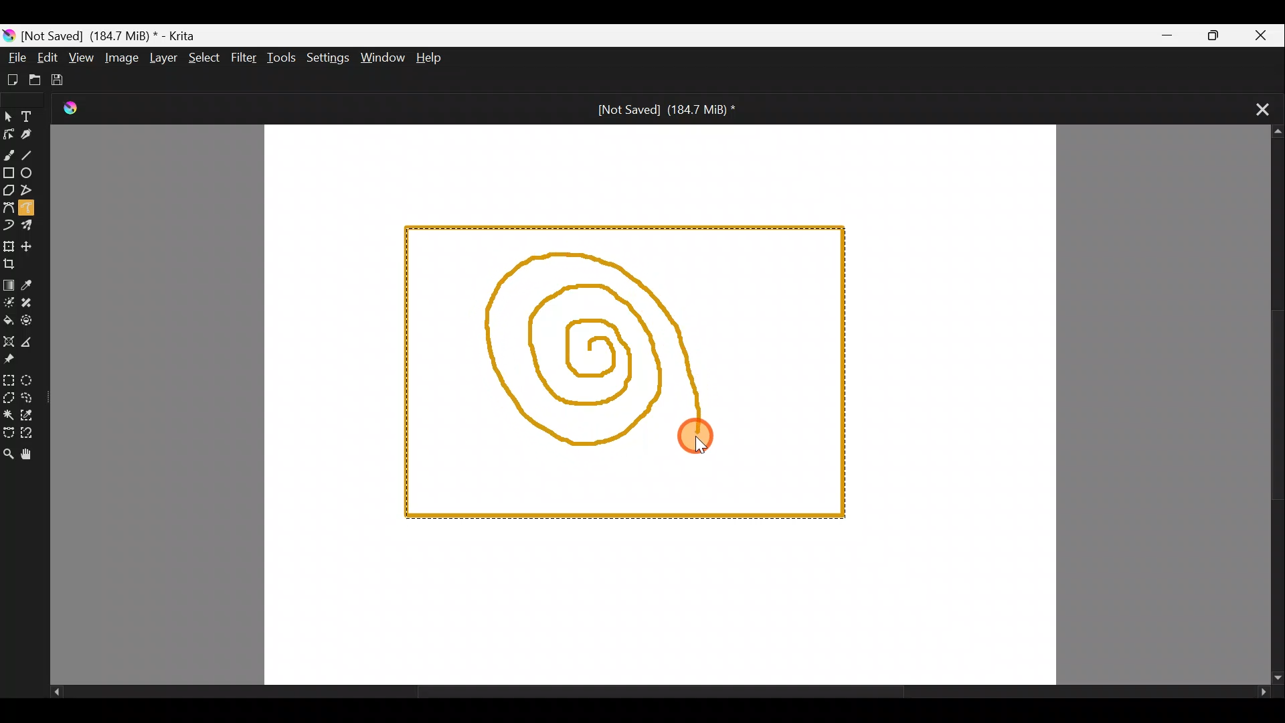 The image size is (1285, 723). I want to click on Edit, so click(41, 57).